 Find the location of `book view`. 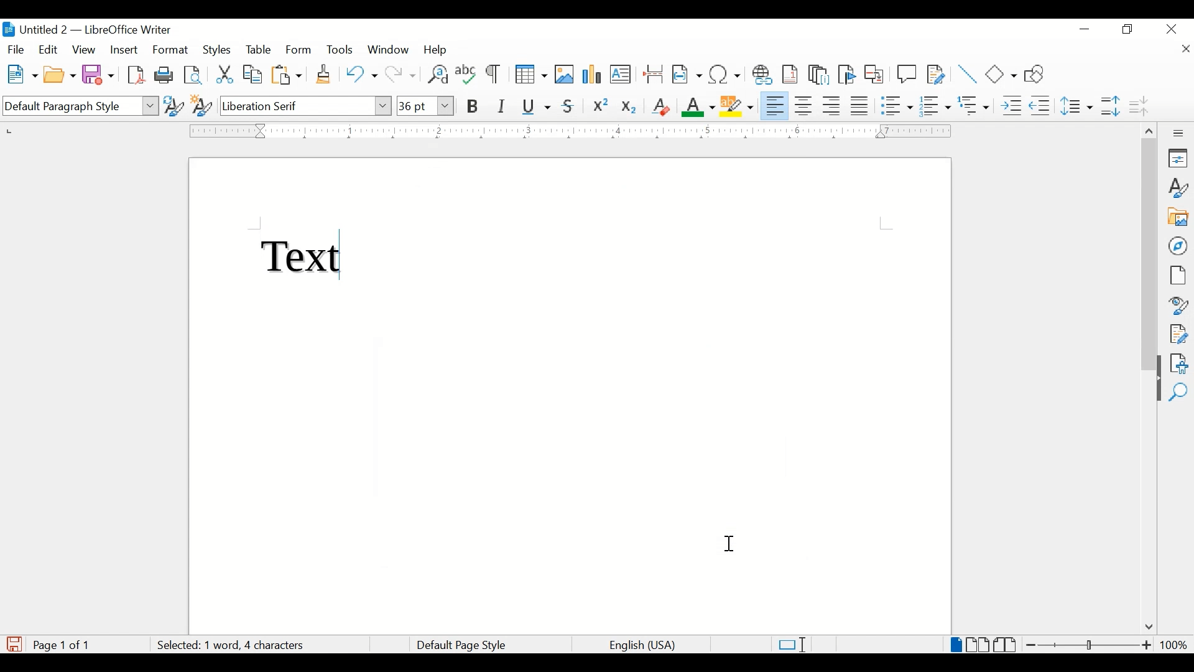

book view is located at coordinates (1007, 645).